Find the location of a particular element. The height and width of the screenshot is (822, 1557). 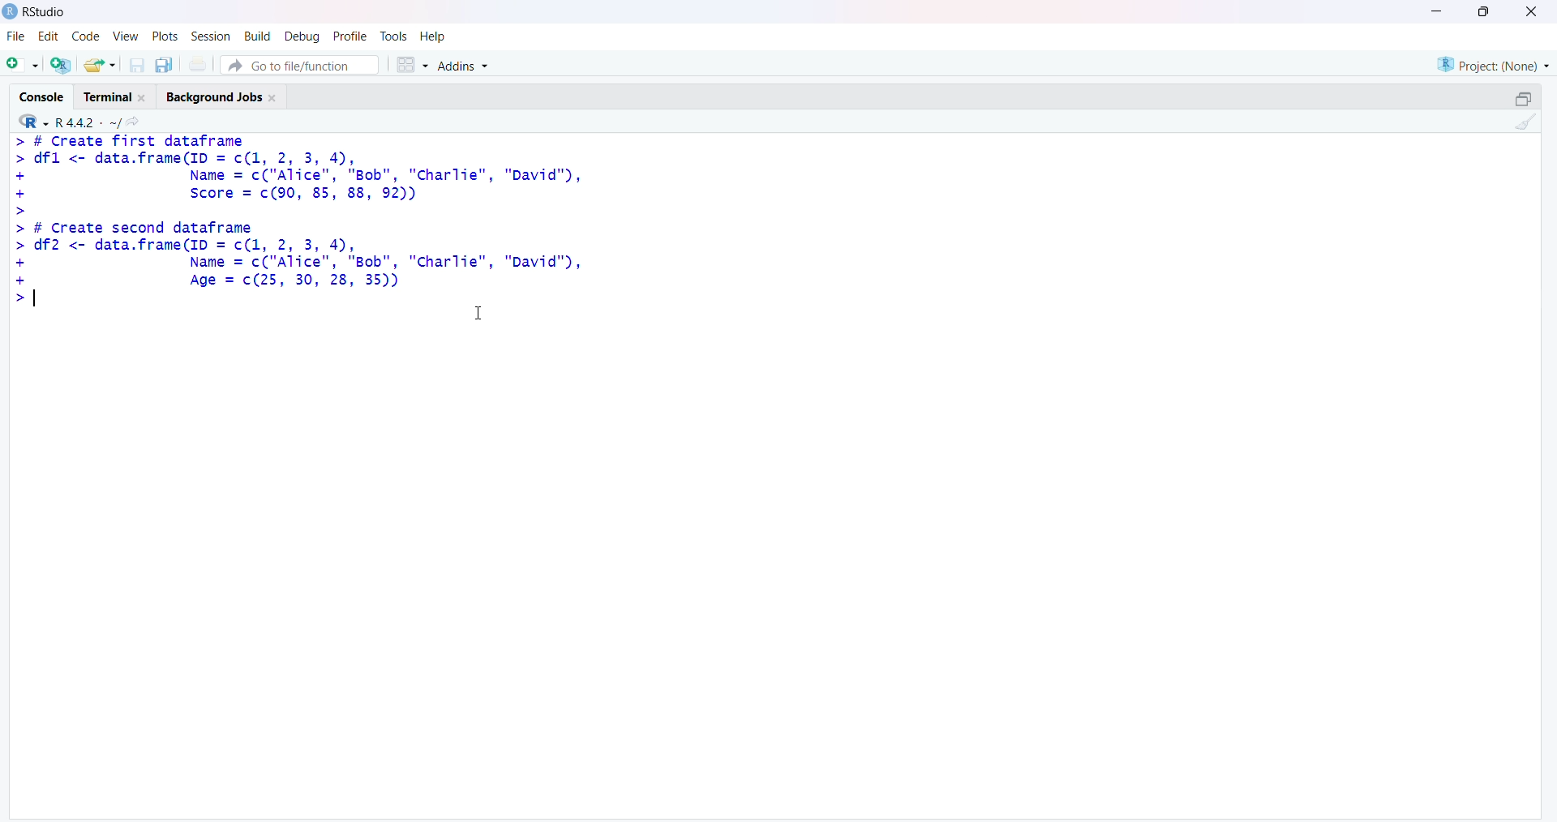

logo is located at coordinates (11, 12).